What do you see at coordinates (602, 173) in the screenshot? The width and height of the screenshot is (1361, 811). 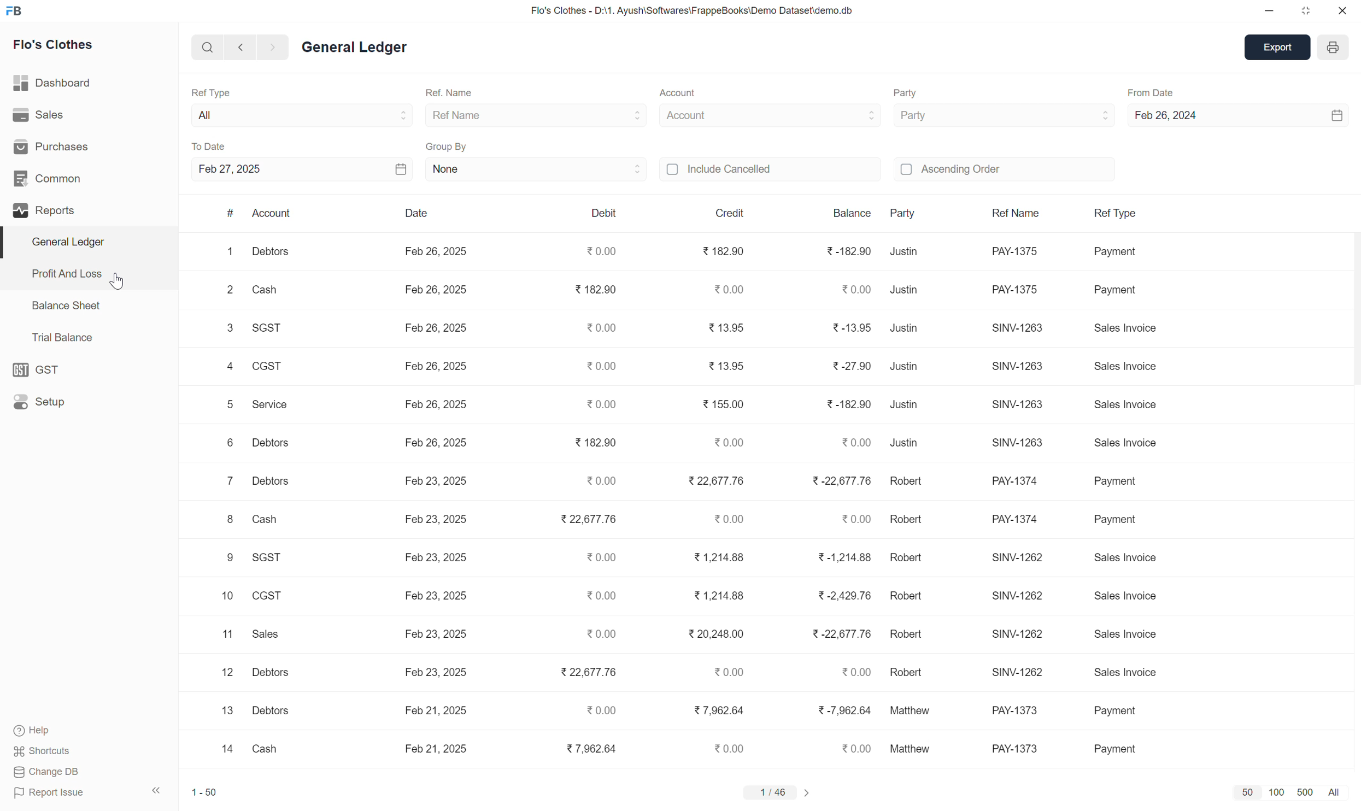 I see `Group by dropdown` at bounding box center [602, 173].